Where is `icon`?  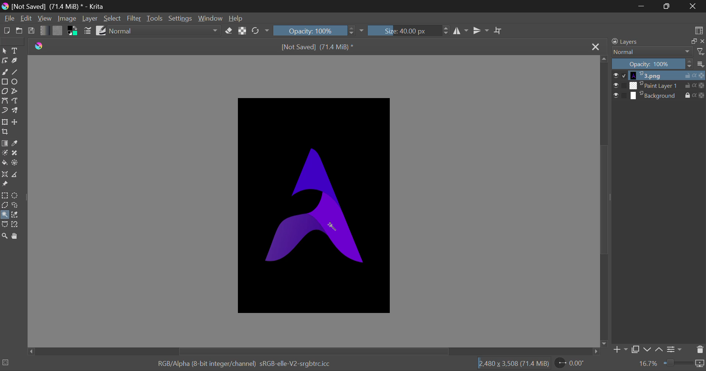
icon is located at coordinates (700, 363).